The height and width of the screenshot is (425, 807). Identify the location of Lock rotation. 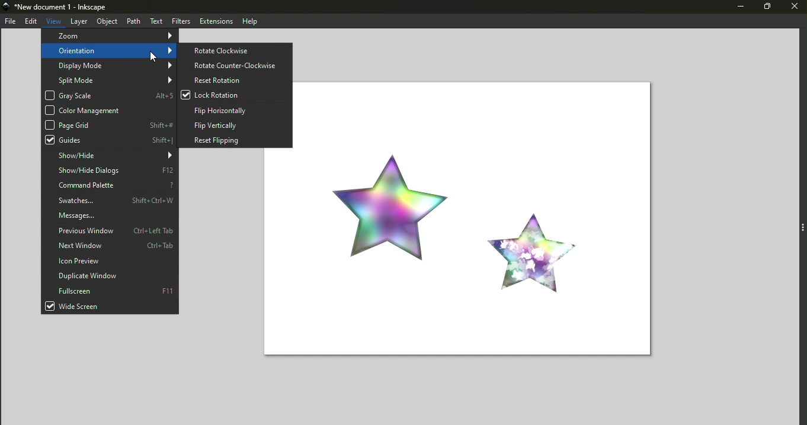
(236, 95).